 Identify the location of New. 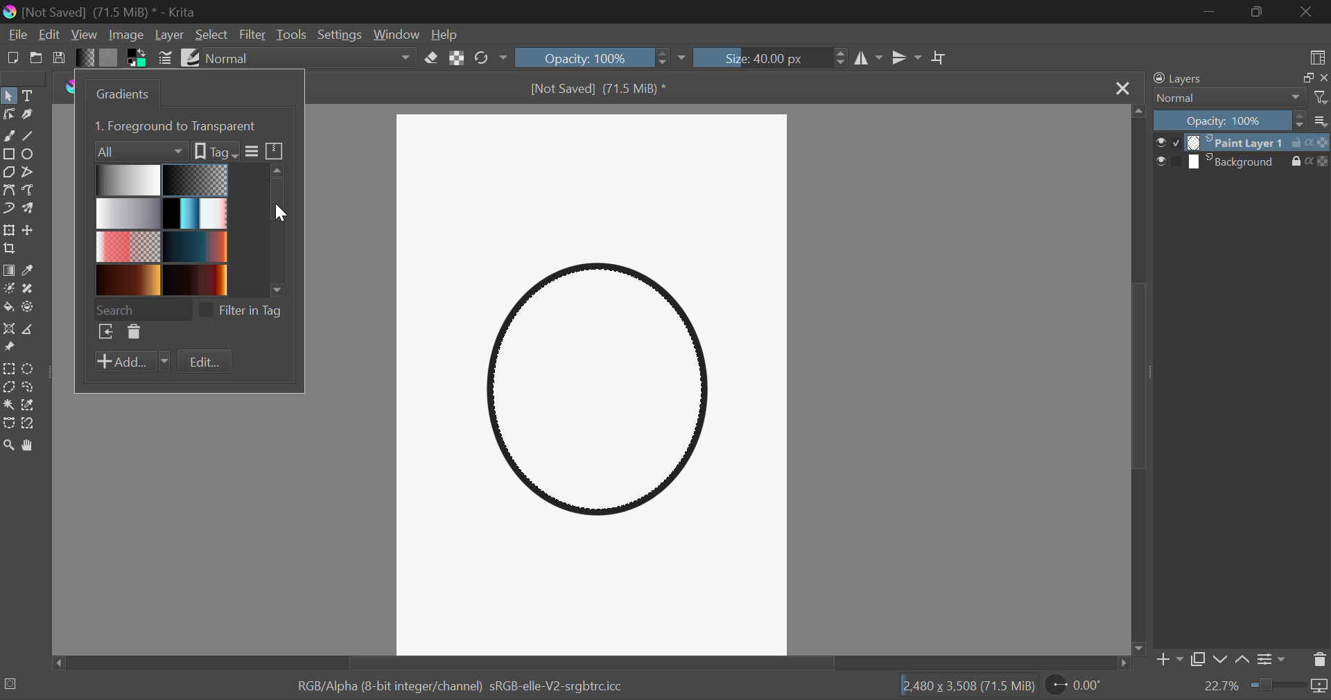
(11, 58).